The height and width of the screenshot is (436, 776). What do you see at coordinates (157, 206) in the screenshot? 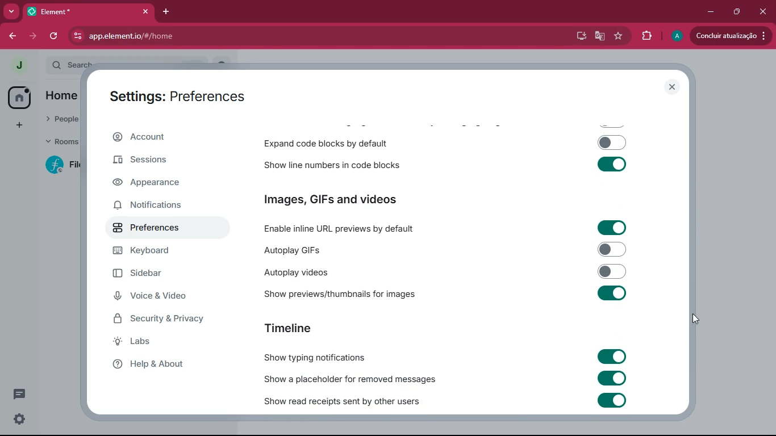
I see `notifications` at bounding box center [157, 206].